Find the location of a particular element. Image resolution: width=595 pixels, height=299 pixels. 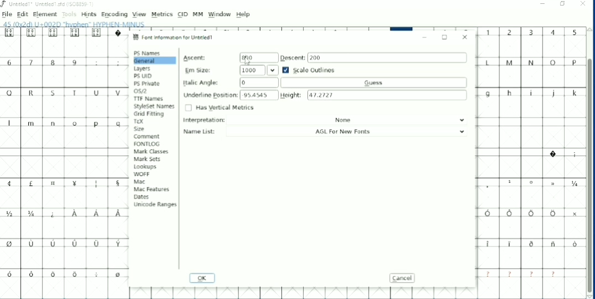

Help is located at coordinates (244, 14).